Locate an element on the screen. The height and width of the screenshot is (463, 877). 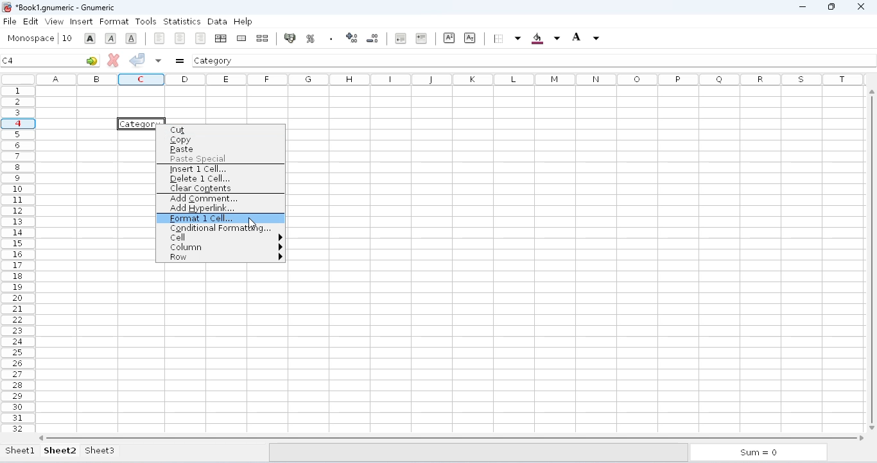
maximize is located at coordinates (831, 7).